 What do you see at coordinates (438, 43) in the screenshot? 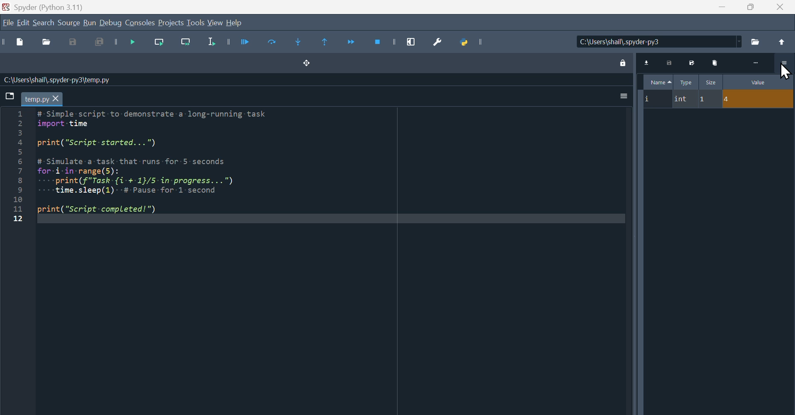
I see `Preferences` at bounding box center [438, 43].